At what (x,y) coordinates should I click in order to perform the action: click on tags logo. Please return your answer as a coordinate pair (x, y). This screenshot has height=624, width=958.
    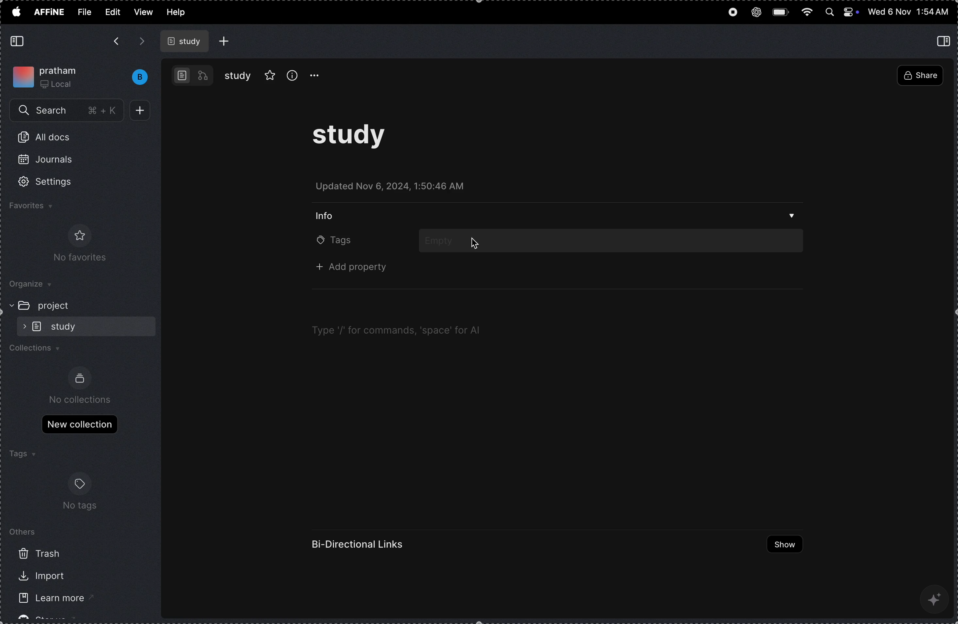
    Looking at the image, I should click on (80, 483).